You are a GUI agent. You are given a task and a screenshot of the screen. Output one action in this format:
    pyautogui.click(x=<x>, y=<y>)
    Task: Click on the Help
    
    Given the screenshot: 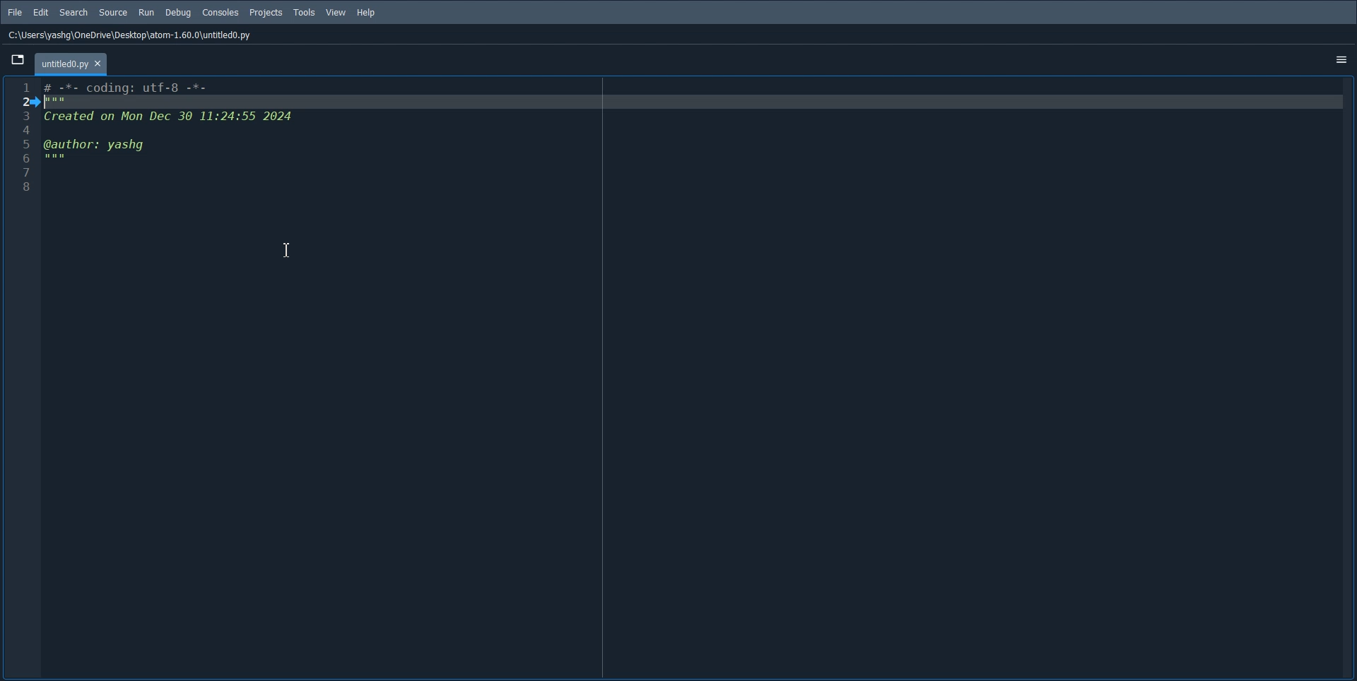 What is the action you would take?
    pyautogui.click(x=365, y=12)
    